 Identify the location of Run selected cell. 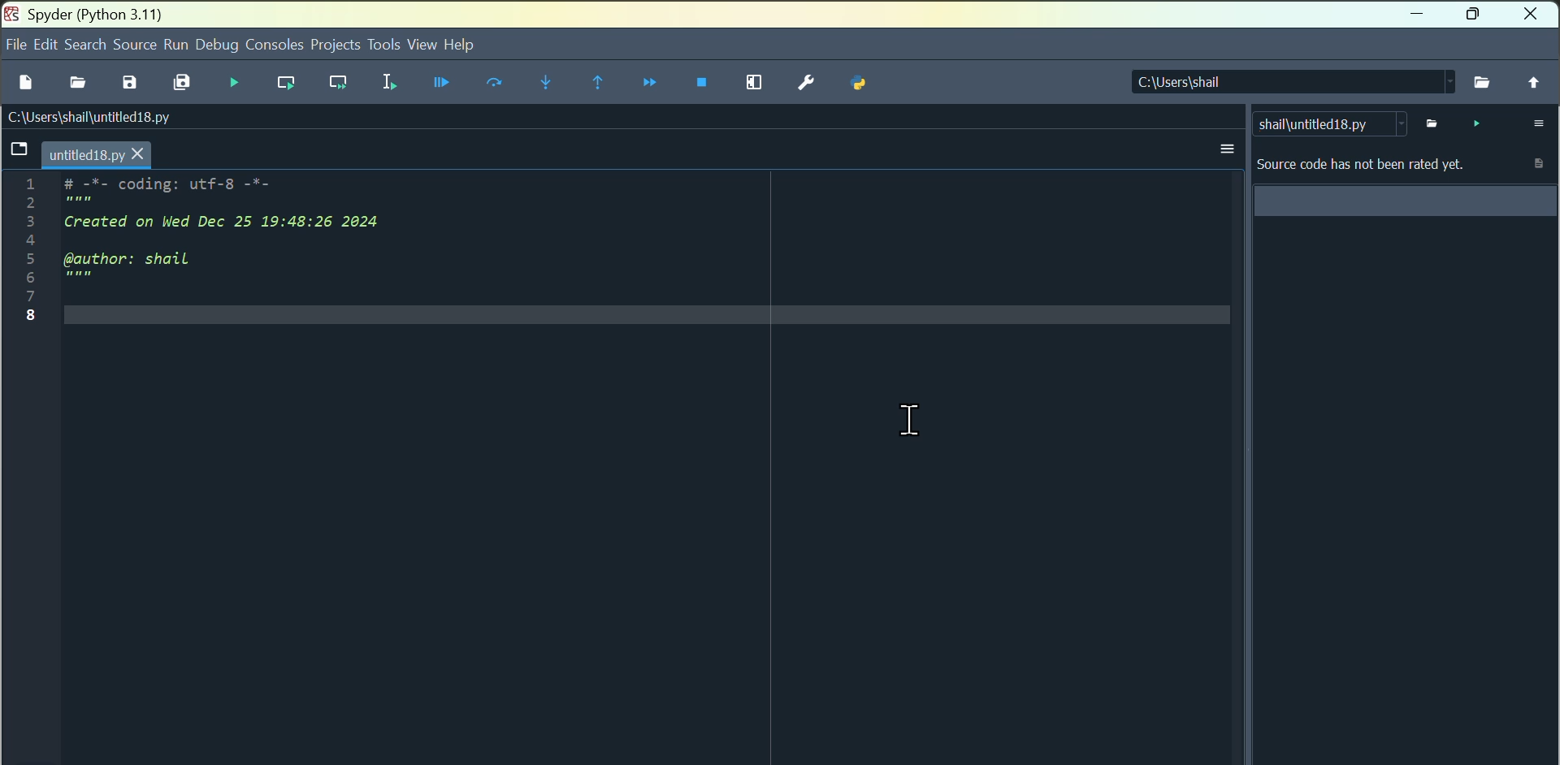
(386, 86).